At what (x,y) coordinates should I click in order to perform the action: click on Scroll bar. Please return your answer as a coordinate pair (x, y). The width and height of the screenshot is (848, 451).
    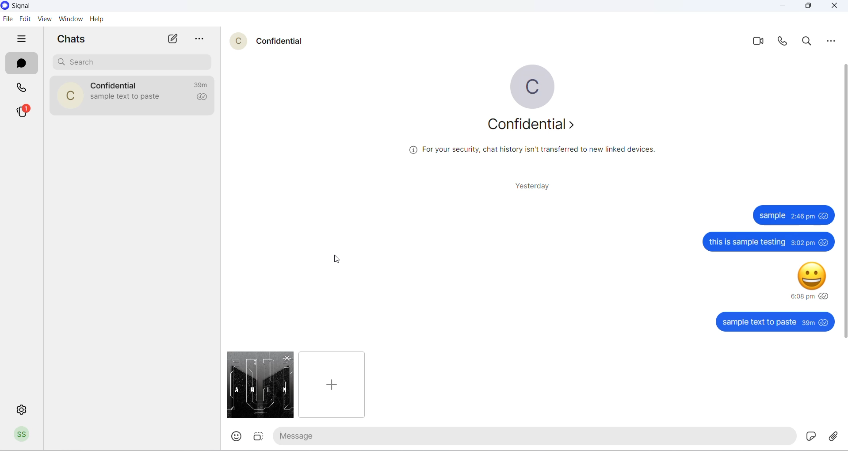
    Looking at the image, I should click on (842, 128).